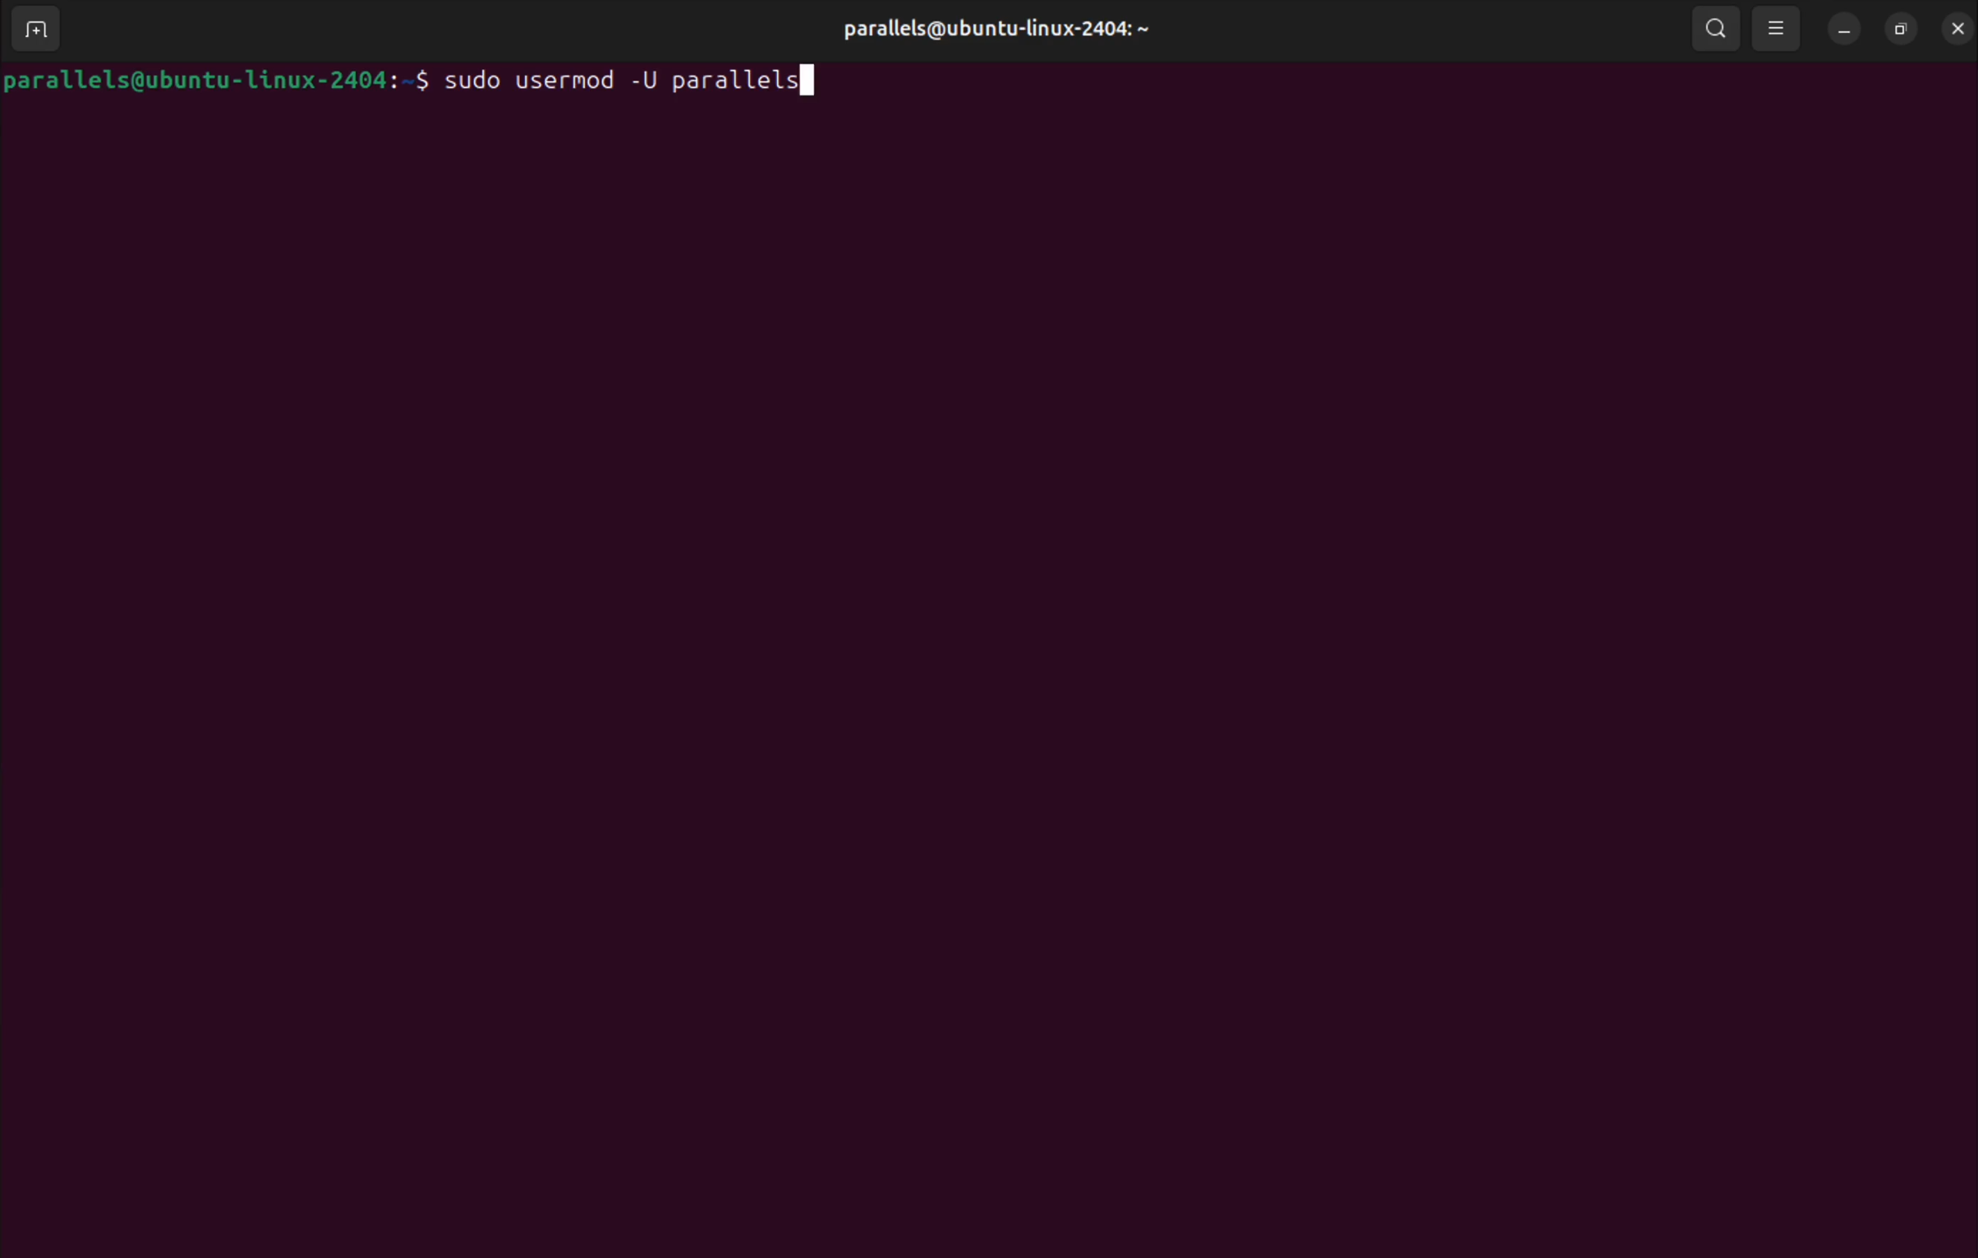 The image size is (1978, 1258). What do you see at coordinates (641, 81) in the screenshot?
I see `sudo usermod  -U username` at bounding box center [641, 81].